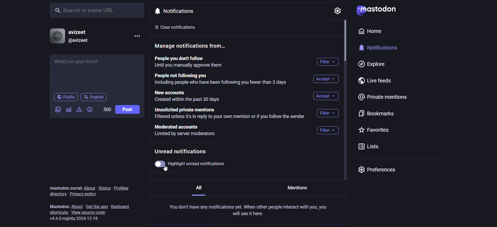 The height and width of the screenshot is (227, 497). I want to click on clear notification, so click(176, 29).